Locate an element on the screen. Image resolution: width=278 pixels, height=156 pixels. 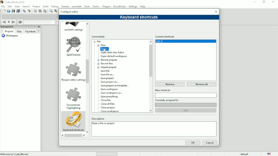
Current shortcuts is located at coordinates (186, 36).